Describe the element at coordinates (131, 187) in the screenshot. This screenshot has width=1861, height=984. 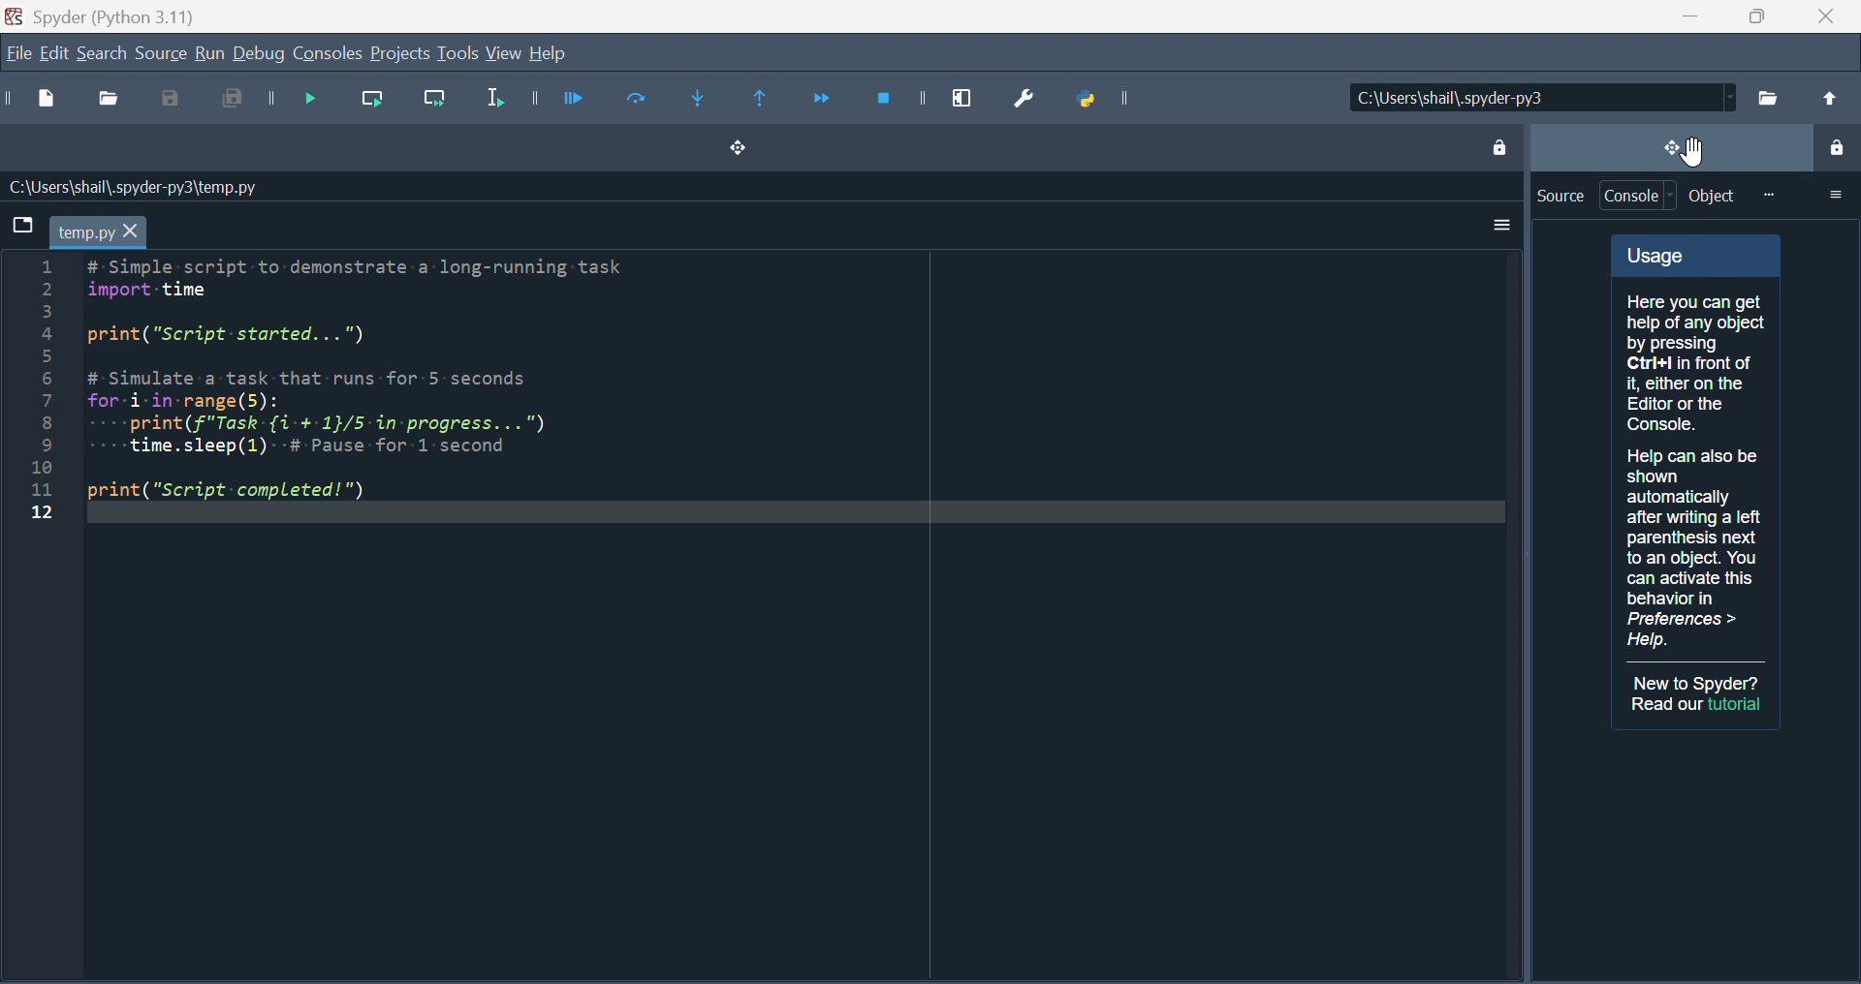
I see `C:\Users\shail\.spyder-py3\temp.py` at that location.